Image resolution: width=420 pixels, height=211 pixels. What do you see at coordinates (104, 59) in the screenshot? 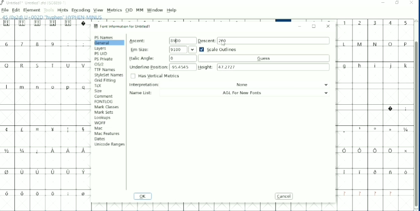
I see `PS Private` at bounding box center [104, 59].